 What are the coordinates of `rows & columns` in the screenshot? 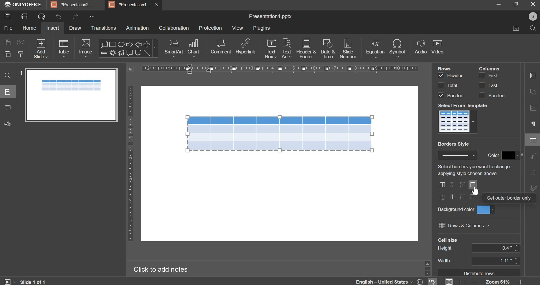 It's located at (464, 226).